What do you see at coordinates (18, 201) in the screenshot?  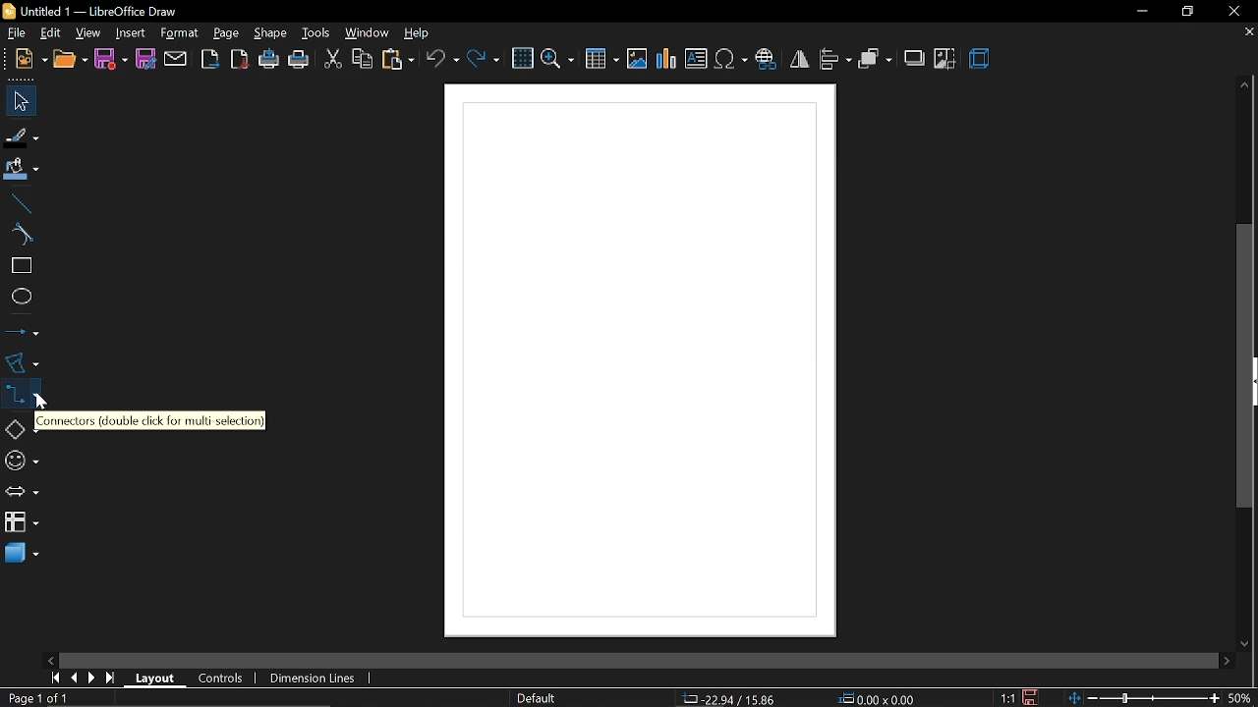 I see `line` at bounding box center [18, 201].